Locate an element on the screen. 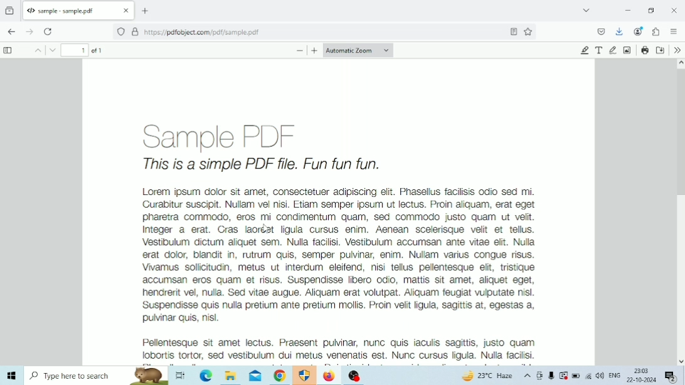  Type here to search is located at coordinates (97, 376).